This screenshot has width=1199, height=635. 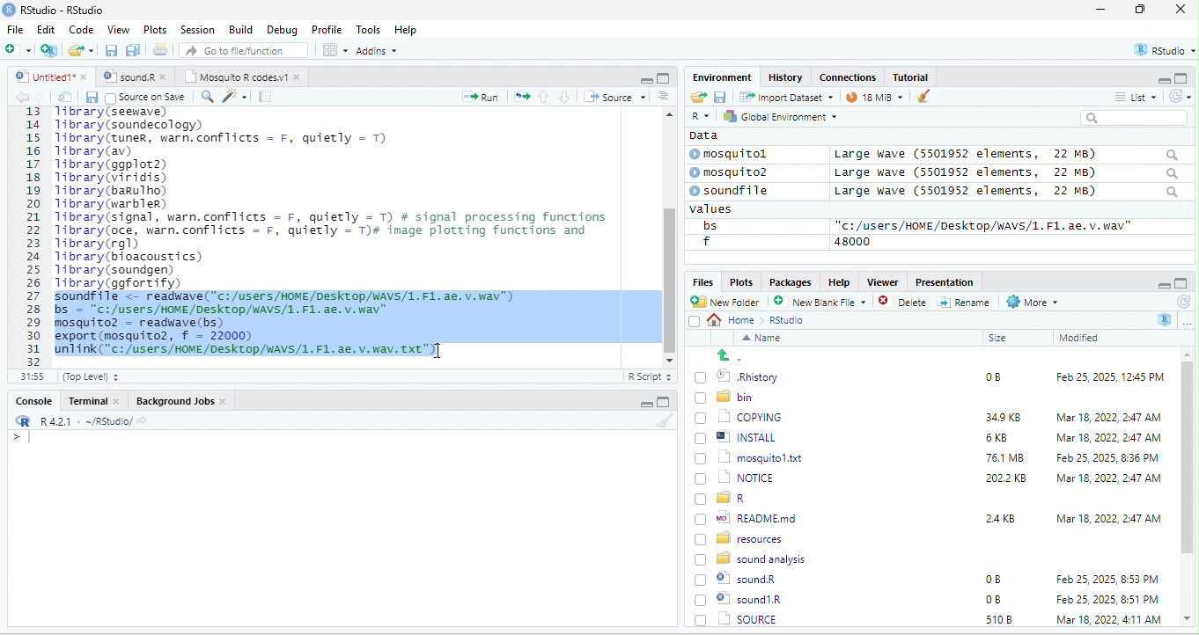 What do you see at coordinates (747, 618) in the screenshot?
I see `Uninstall.exe` at bounding box center [747, 618].